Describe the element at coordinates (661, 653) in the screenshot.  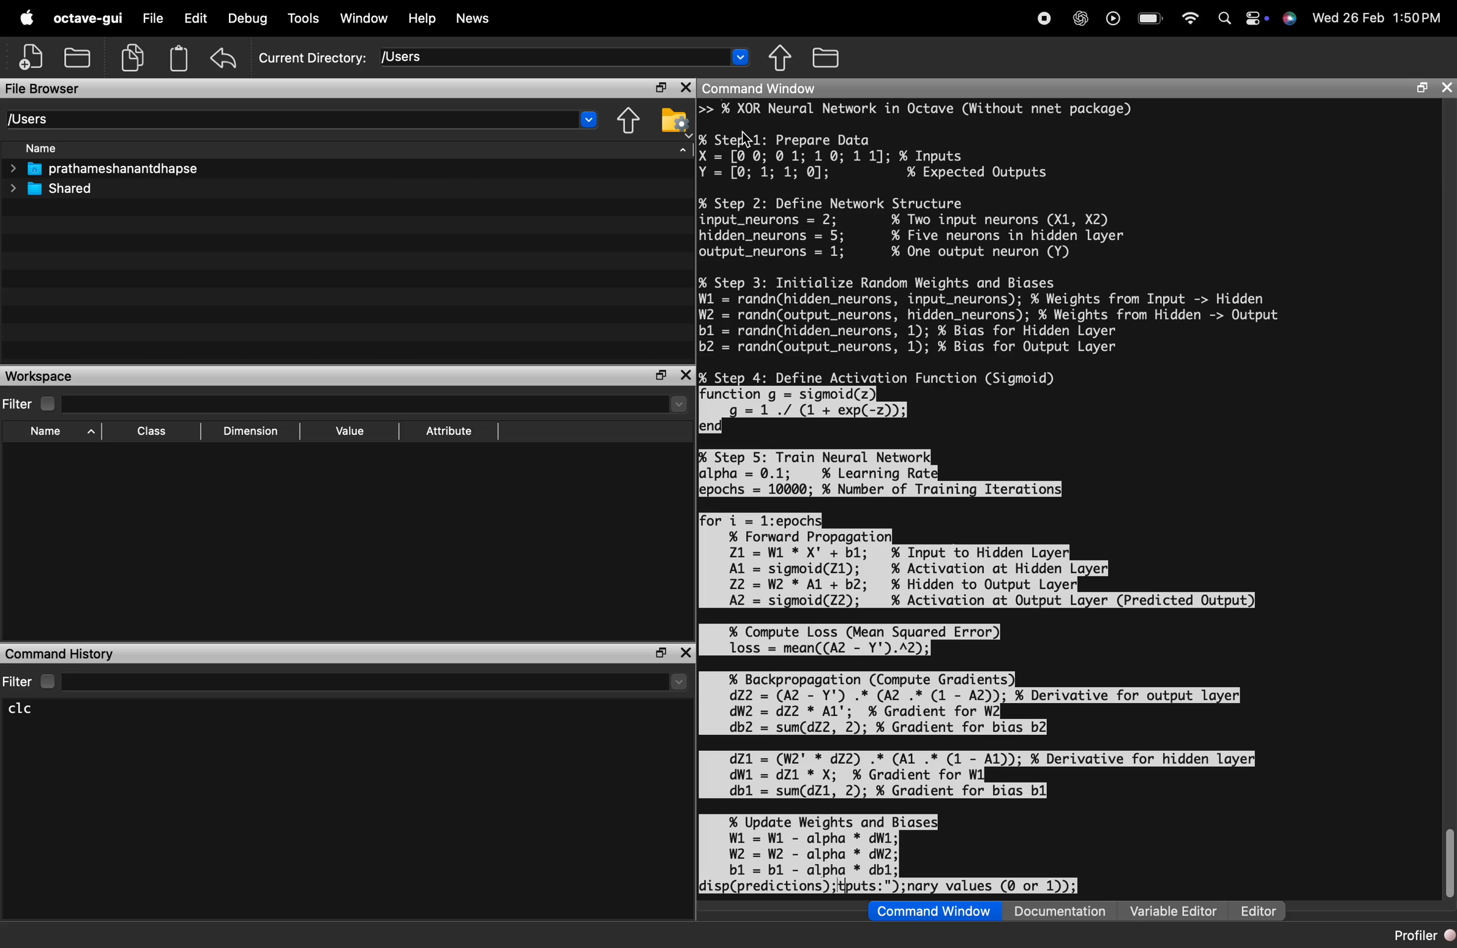
I see `Maximize` at that location.